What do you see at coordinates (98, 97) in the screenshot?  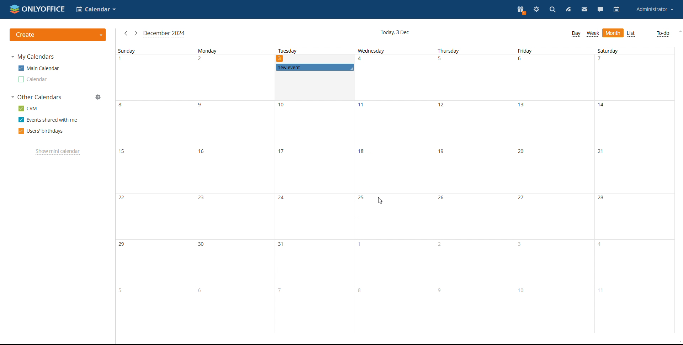 I see `manage` at bounding box center [98, 97].